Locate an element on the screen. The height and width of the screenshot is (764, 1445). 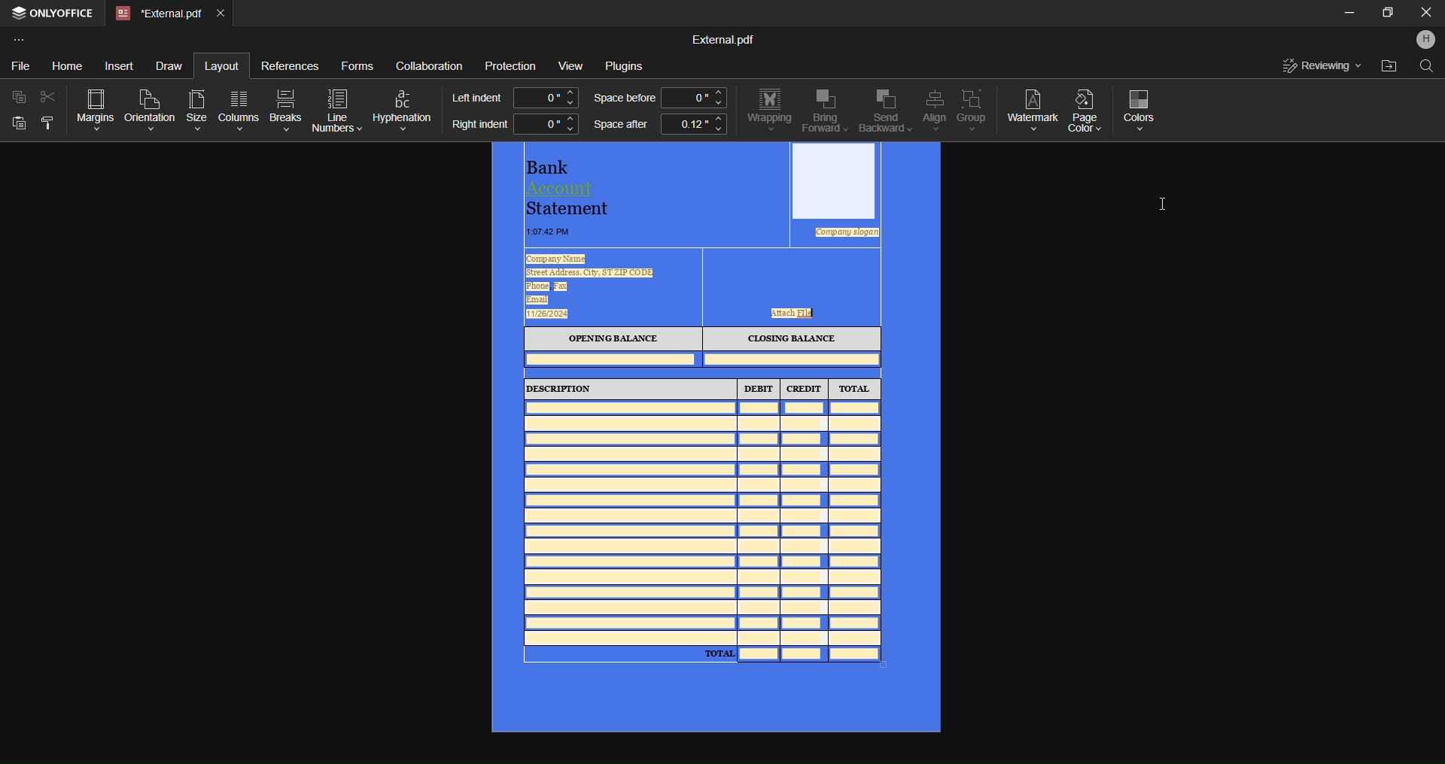
Right Indent is located at coordinates (479, 126).